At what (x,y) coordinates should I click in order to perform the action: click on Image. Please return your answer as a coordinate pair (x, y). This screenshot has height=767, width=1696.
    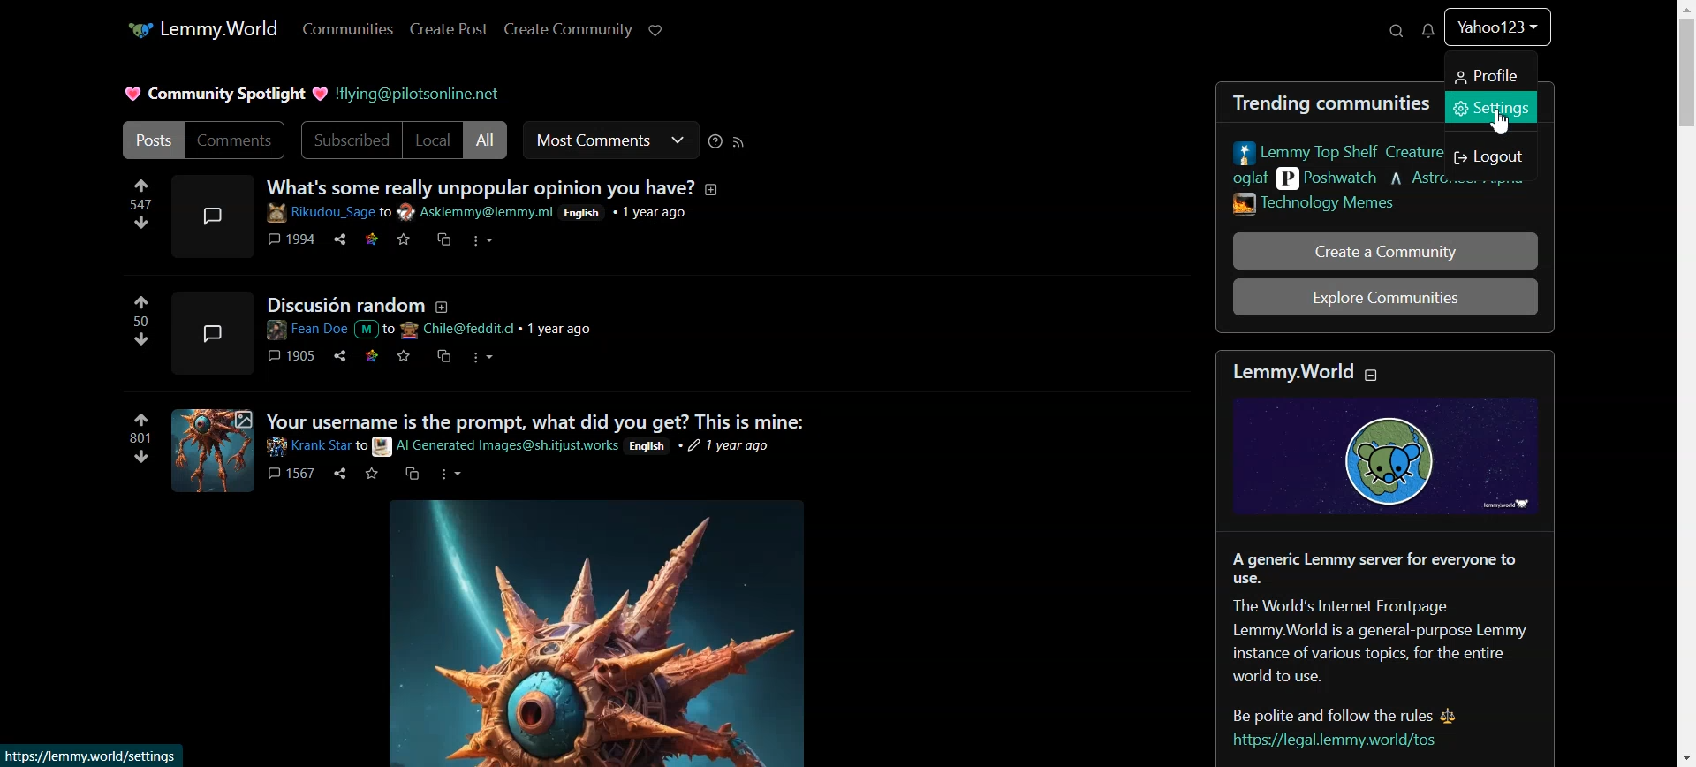
    Looking at the image, I should click on (599, 637).